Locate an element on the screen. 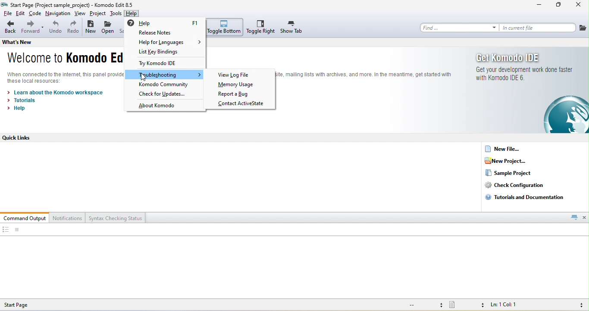  help for languages is located at coordinates (170, 42).